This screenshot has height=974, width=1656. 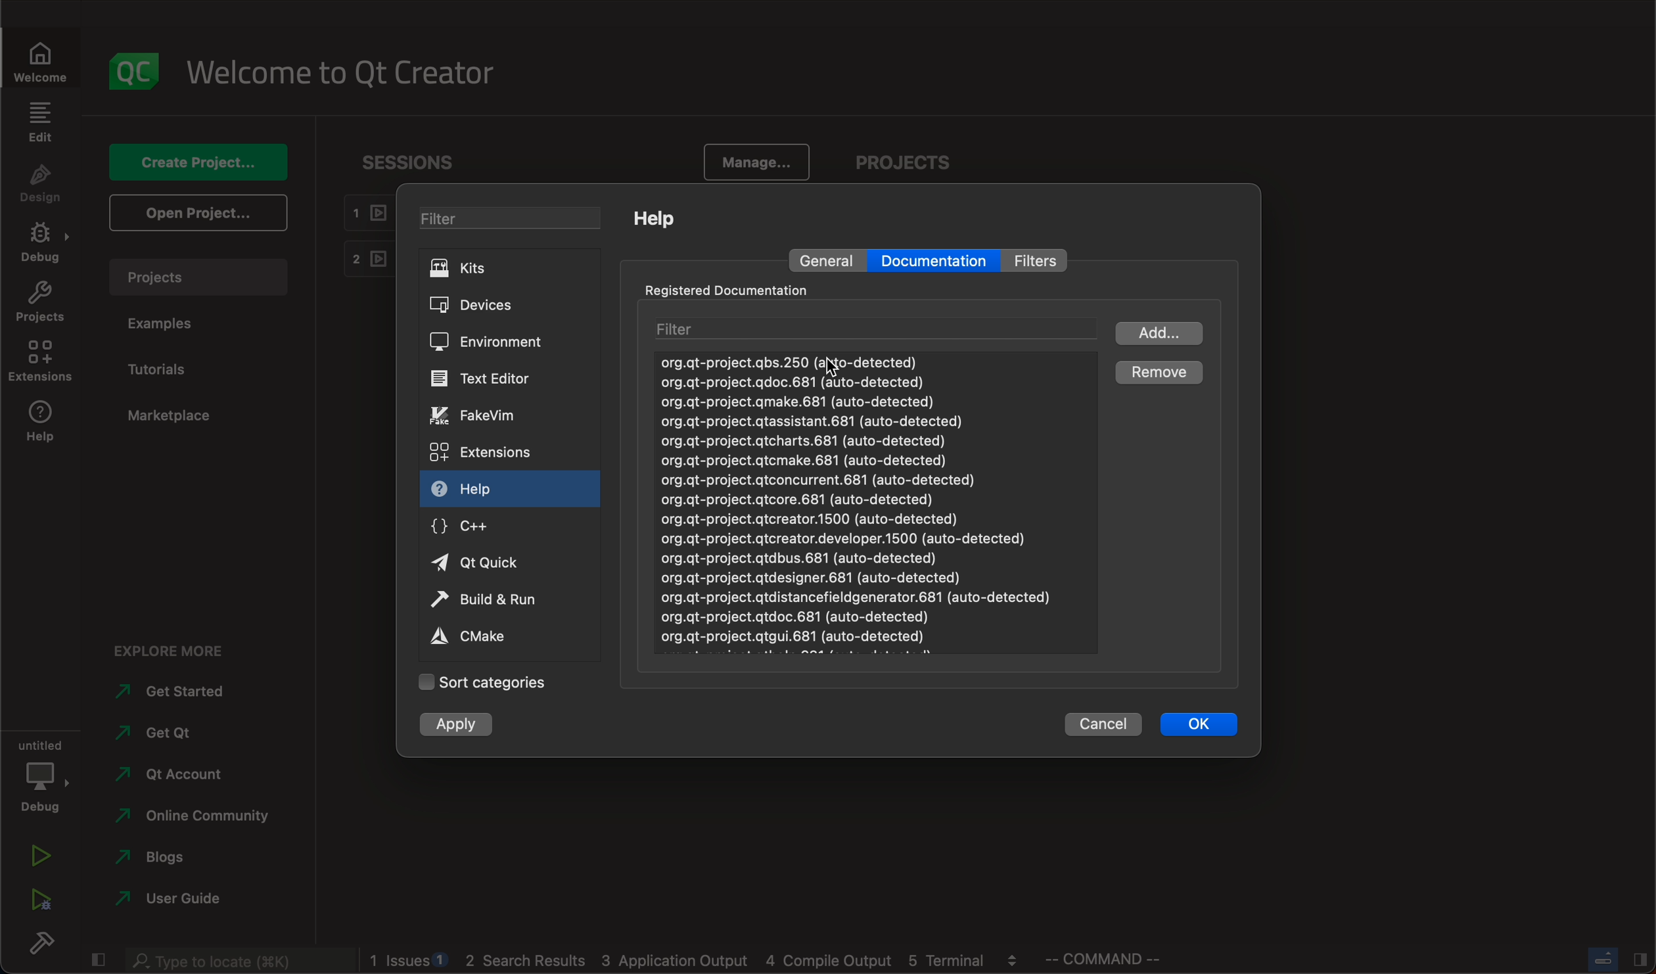 What do you see at coordinates (180, 693) in the screenshot?
I see `started` at bounding box center [180, 693].